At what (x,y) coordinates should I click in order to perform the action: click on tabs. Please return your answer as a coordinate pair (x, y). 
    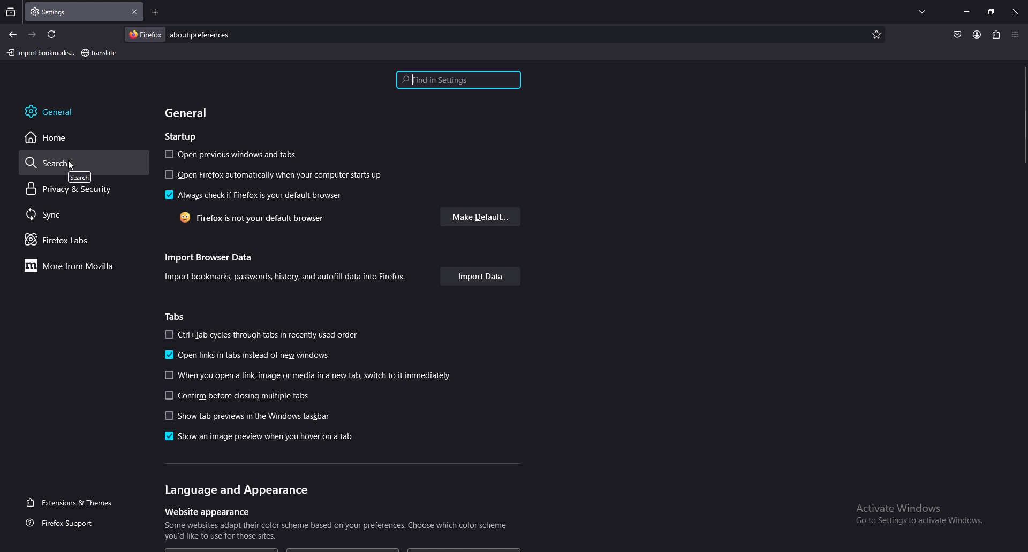
    Looking at the image, I should click on (175, 317).